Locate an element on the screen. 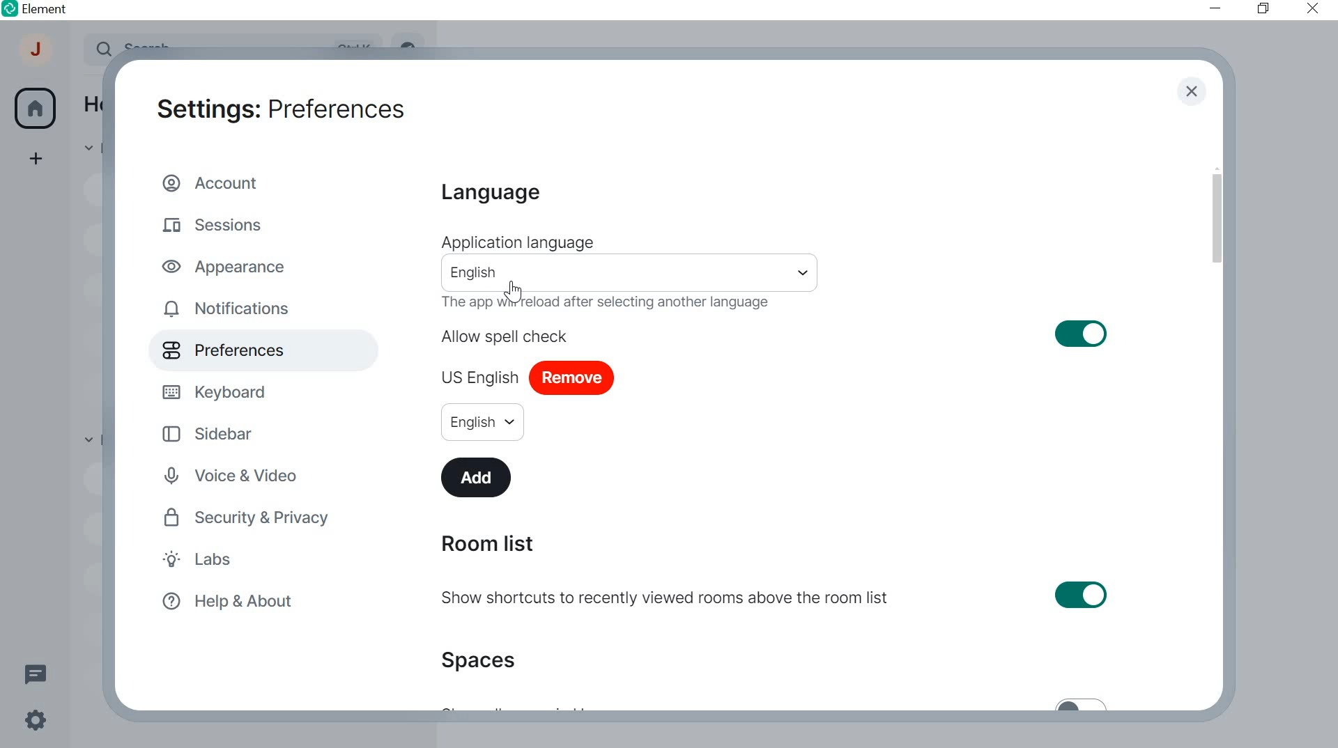 The image size is (1338, 748). This app will reload after selecting another language is located at coordinates (614, 304).